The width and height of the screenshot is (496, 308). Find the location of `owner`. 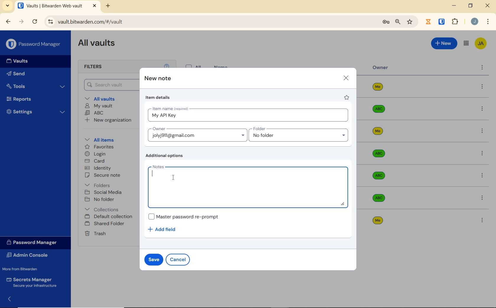

owner is located at coordinates (381, 68).